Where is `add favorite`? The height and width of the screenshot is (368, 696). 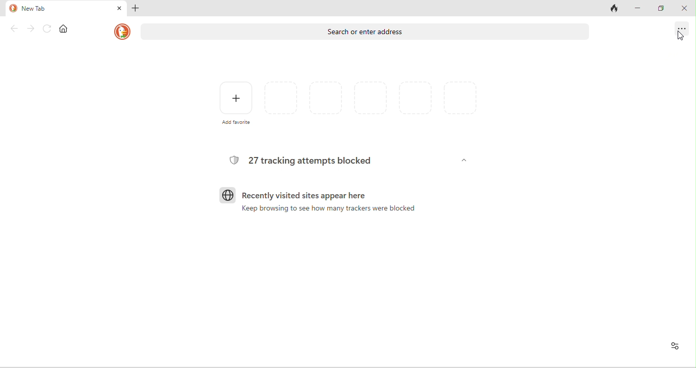
add favorite is located at coordinates (236, 103).